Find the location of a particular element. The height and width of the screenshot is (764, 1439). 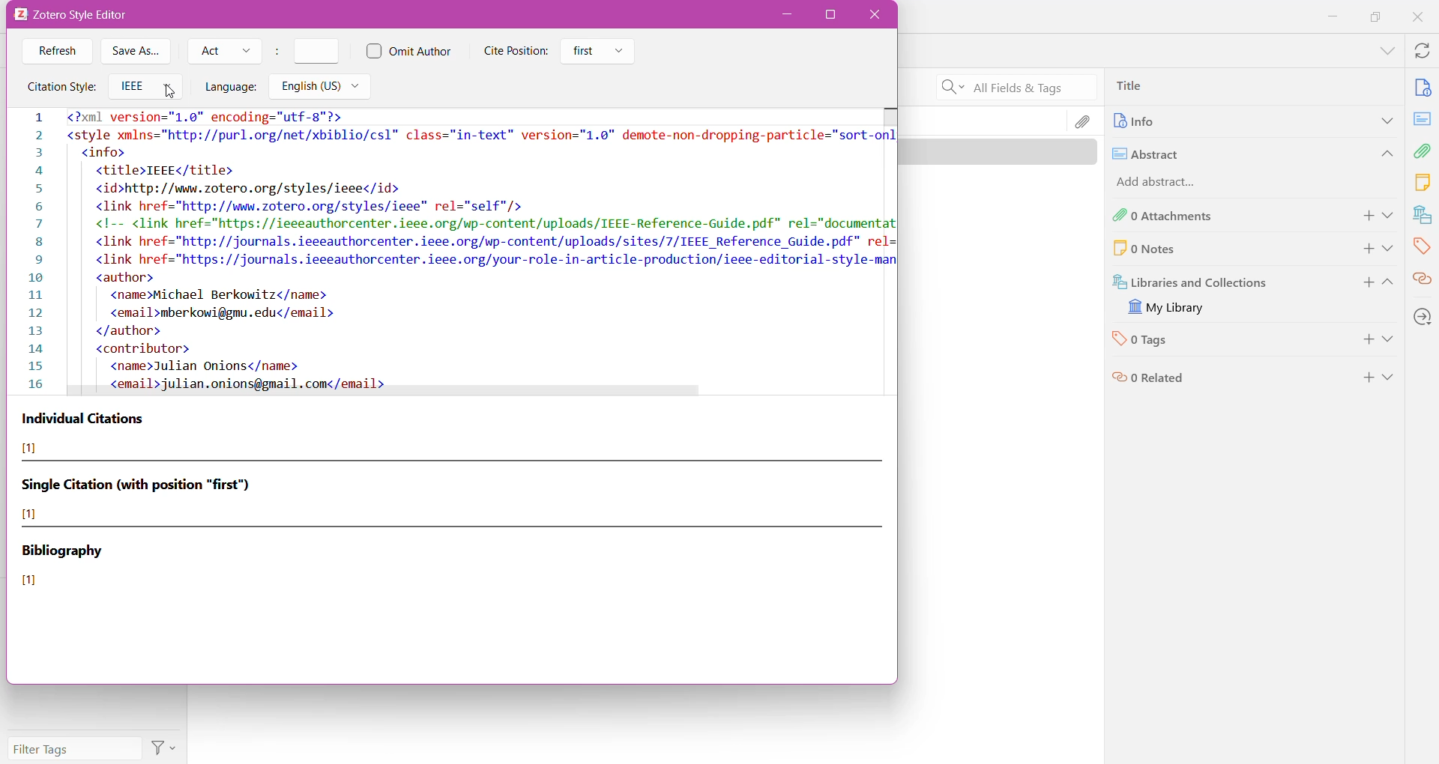

first is located at coordinates (599, 52).